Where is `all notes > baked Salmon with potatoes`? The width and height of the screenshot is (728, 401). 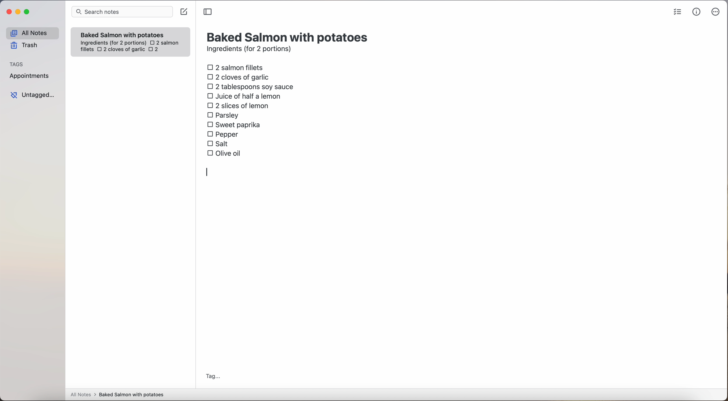 all notes > baked Salmon with potatoes is located at coordinates (117, 394).